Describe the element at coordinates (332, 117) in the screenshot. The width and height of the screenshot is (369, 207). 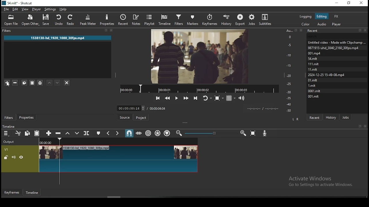
I see `history` at that location.